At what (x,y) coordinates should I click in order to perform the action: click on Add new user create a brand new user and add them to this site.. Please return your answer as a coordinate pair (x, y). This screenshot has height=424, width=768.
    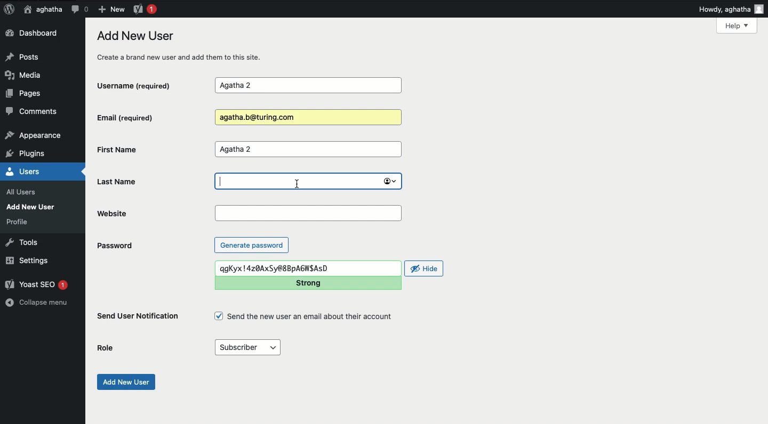
    Looking at the image, I should click on (185, 46).